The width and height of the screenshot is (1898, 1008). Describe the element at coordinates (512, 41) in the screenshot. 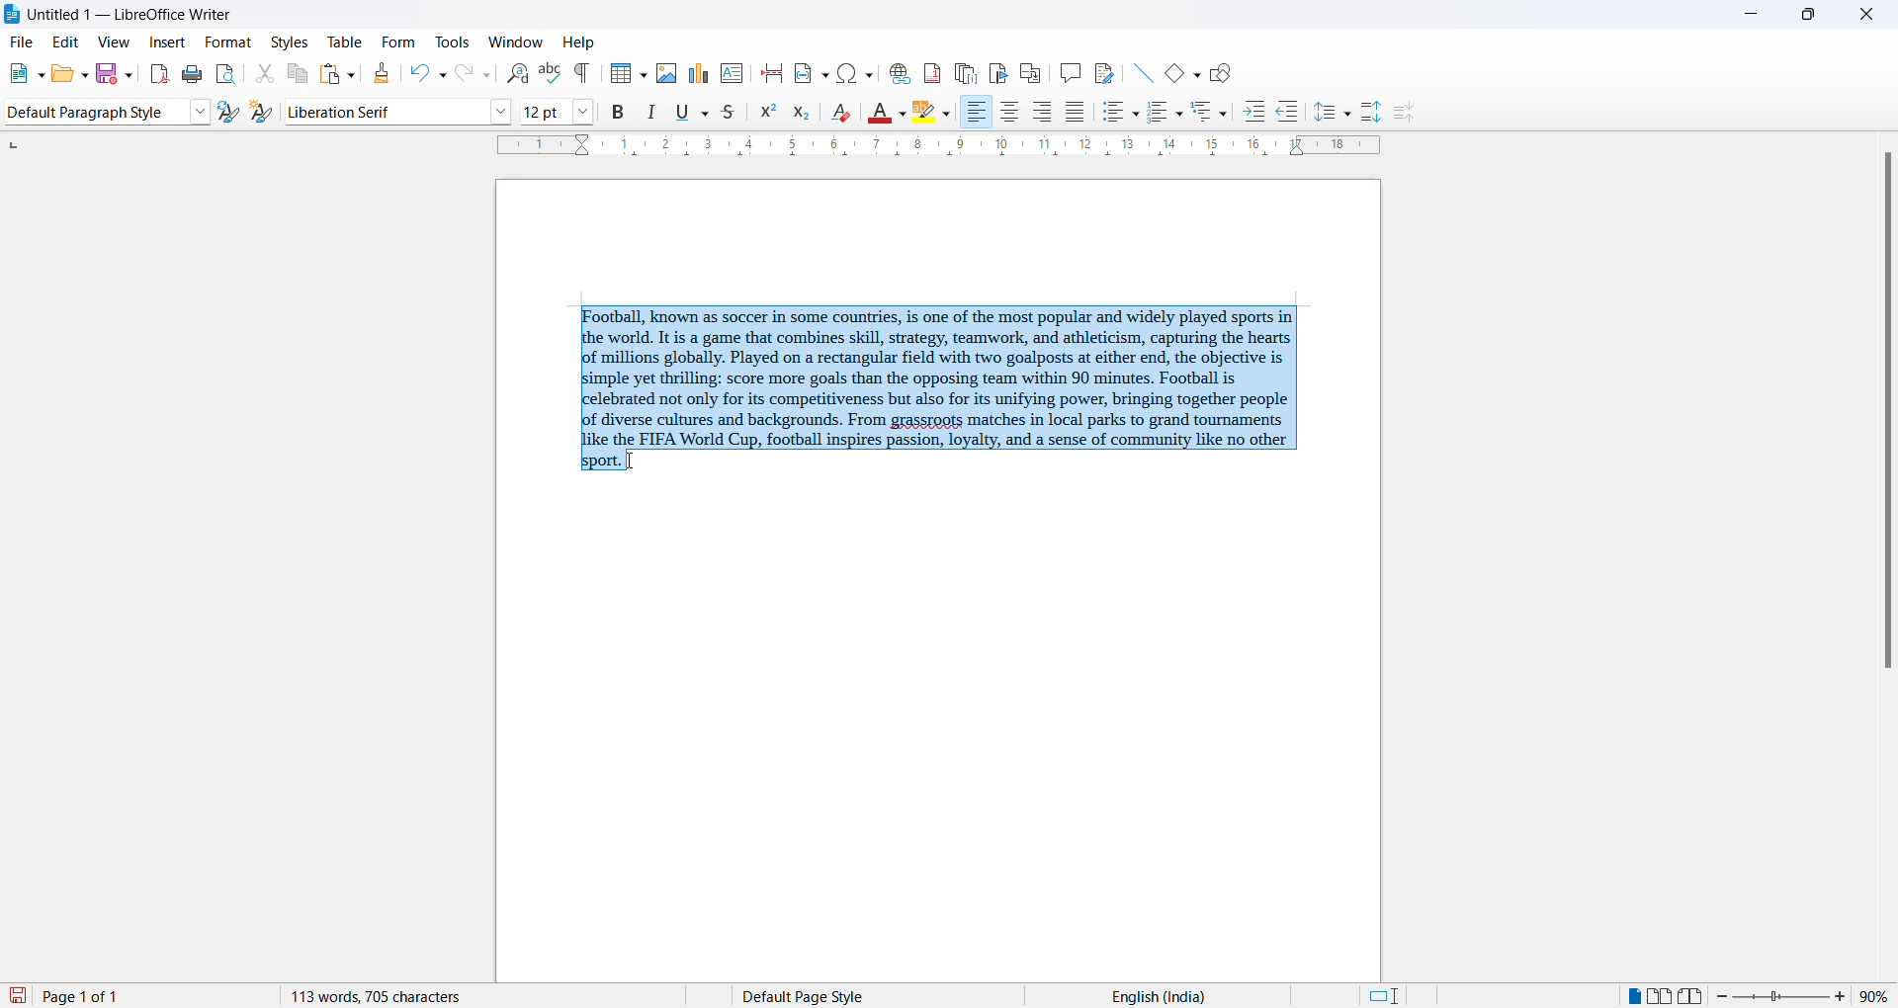

I see `window` at that location.